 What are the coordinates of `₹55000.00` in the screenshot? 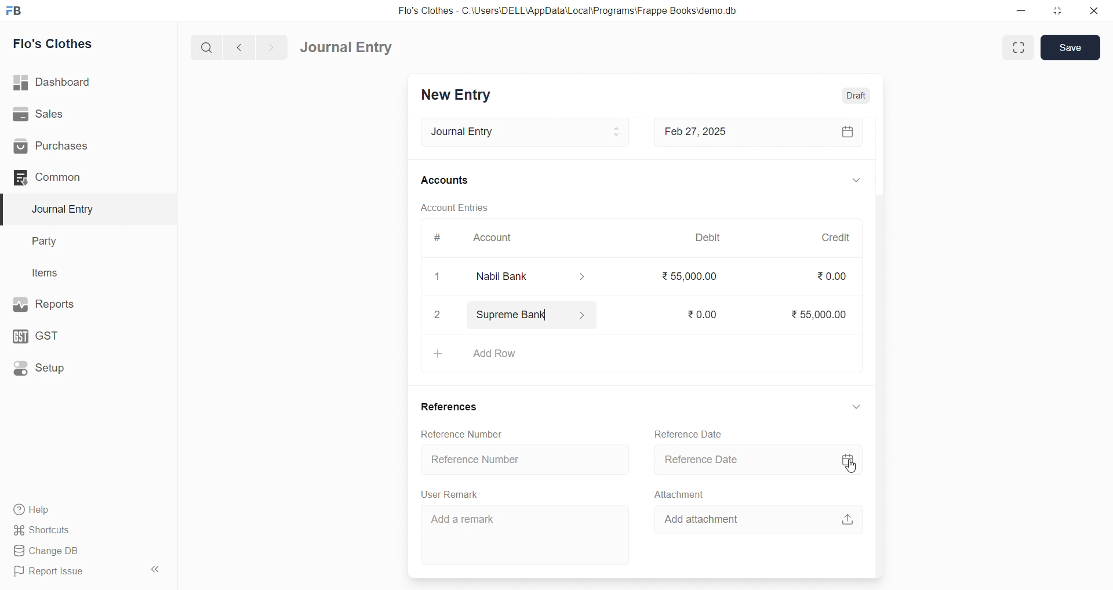 It's located at (685, 274).